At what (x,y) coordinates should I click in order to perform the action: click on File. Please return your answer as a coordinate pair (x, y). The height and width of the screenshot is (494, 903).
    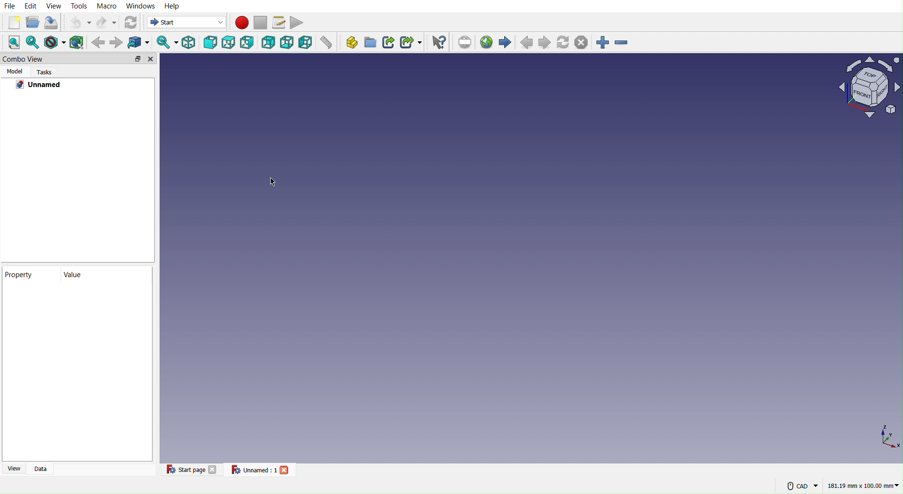
    Looking at the image, I should click on (11, 6).